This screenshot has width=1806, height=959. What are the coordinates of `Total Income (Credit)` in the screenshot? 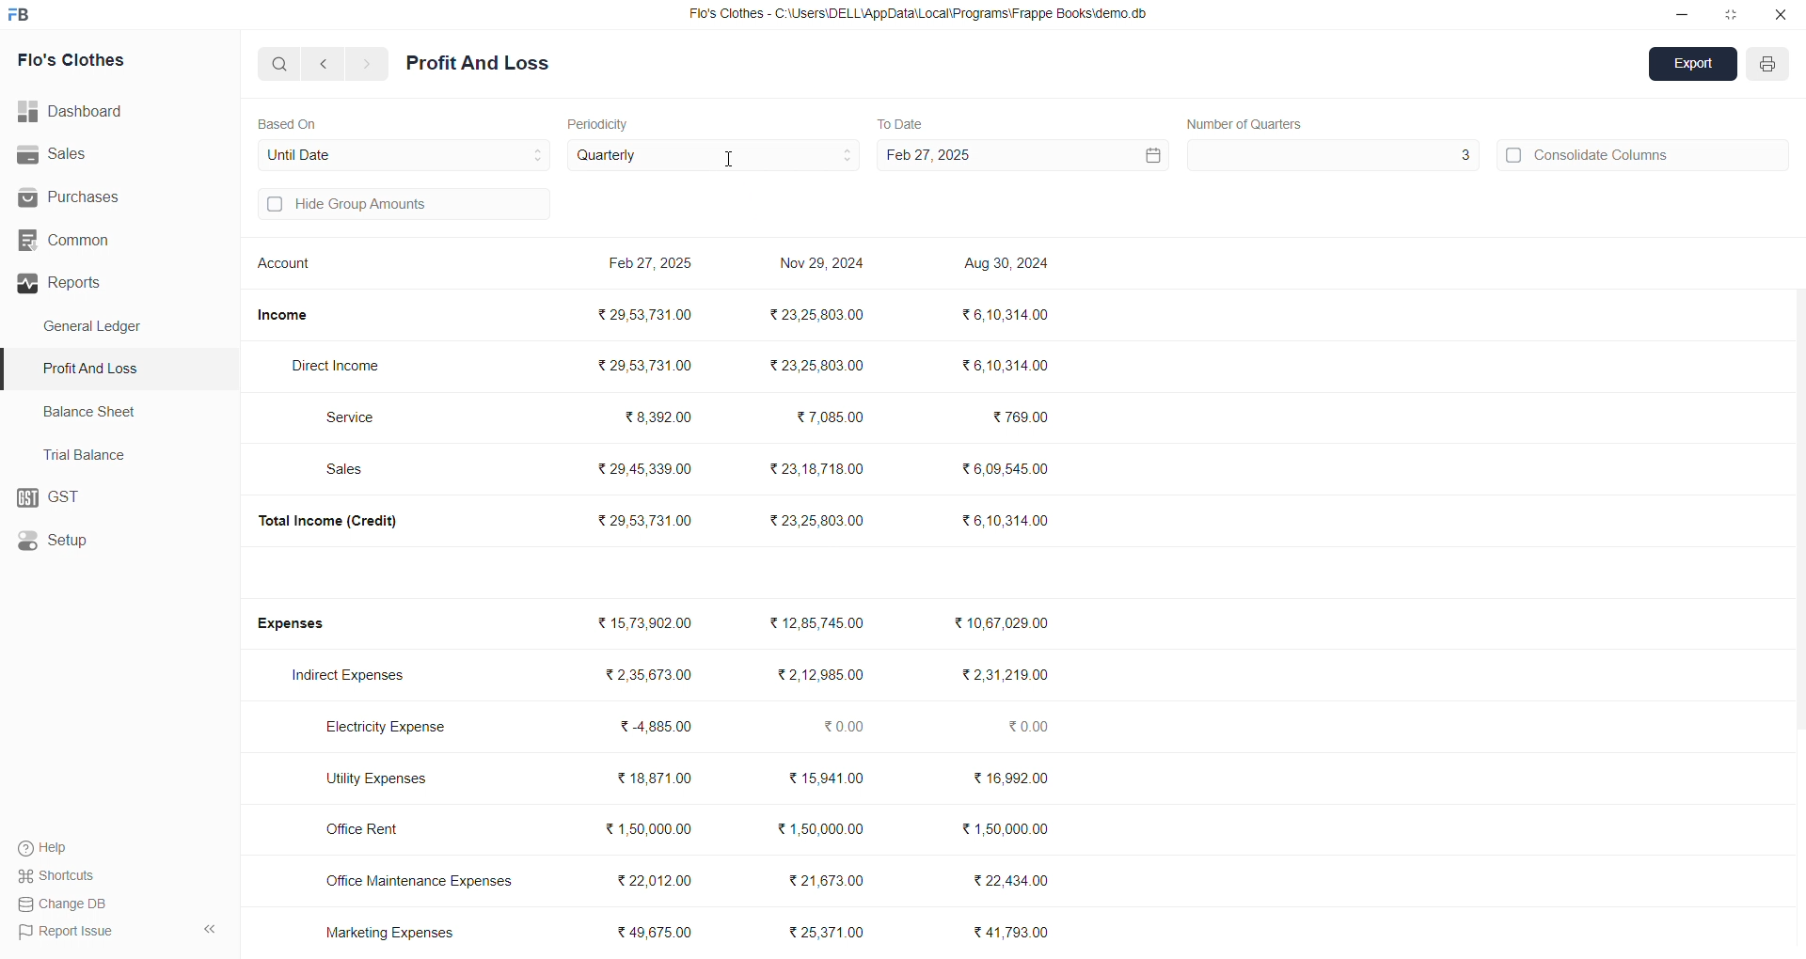 It's located at (342, 520).